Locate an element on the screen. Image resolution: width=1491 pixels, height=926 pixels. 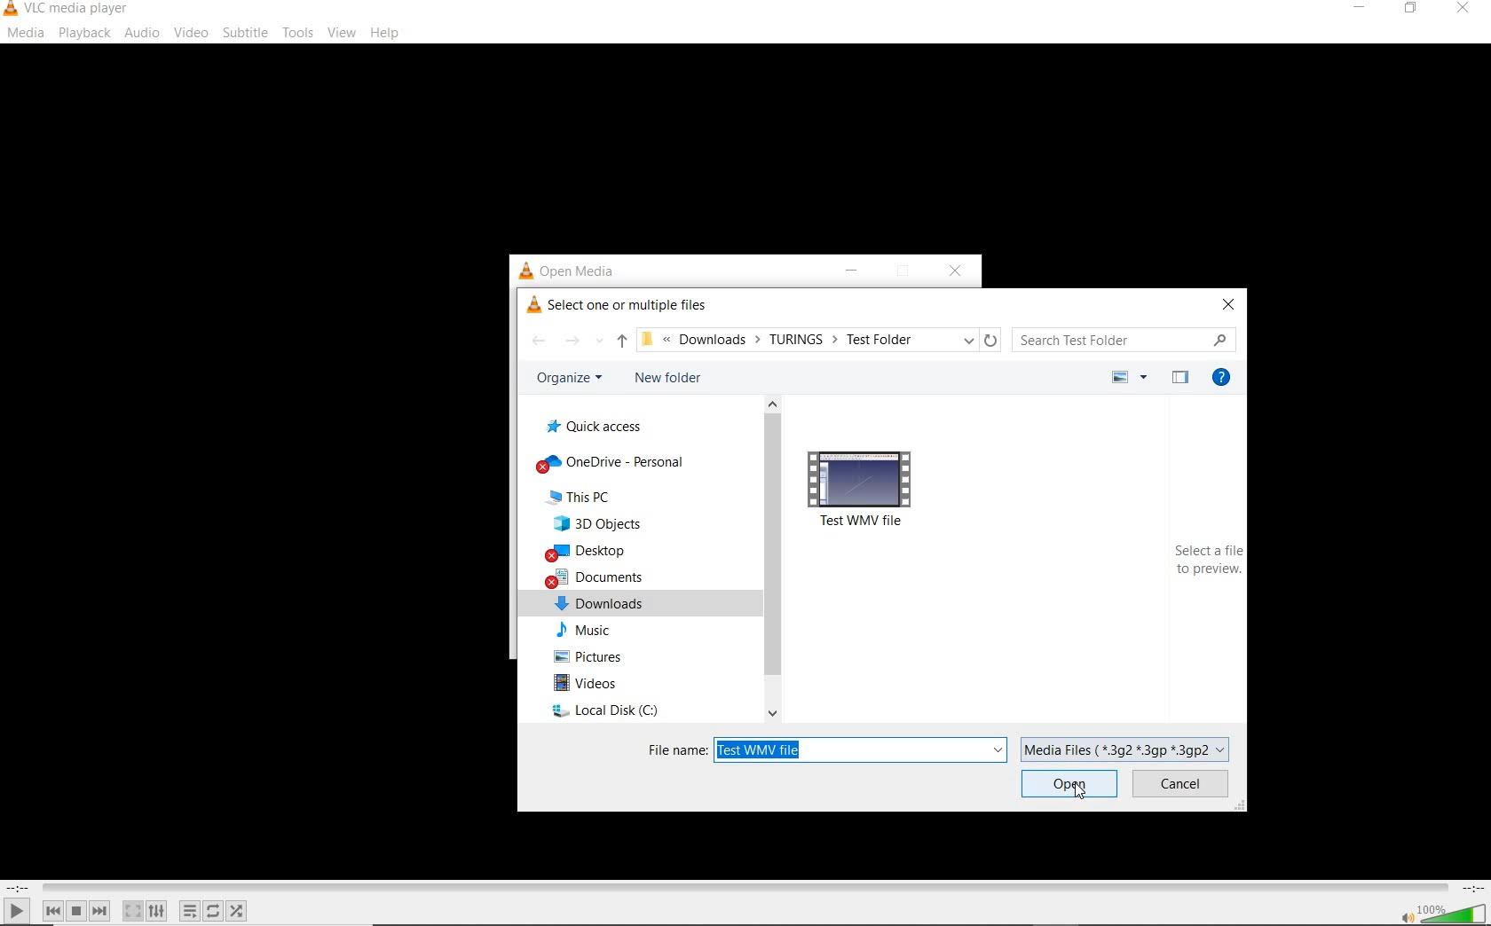
view is located at coordinates (343, 33).